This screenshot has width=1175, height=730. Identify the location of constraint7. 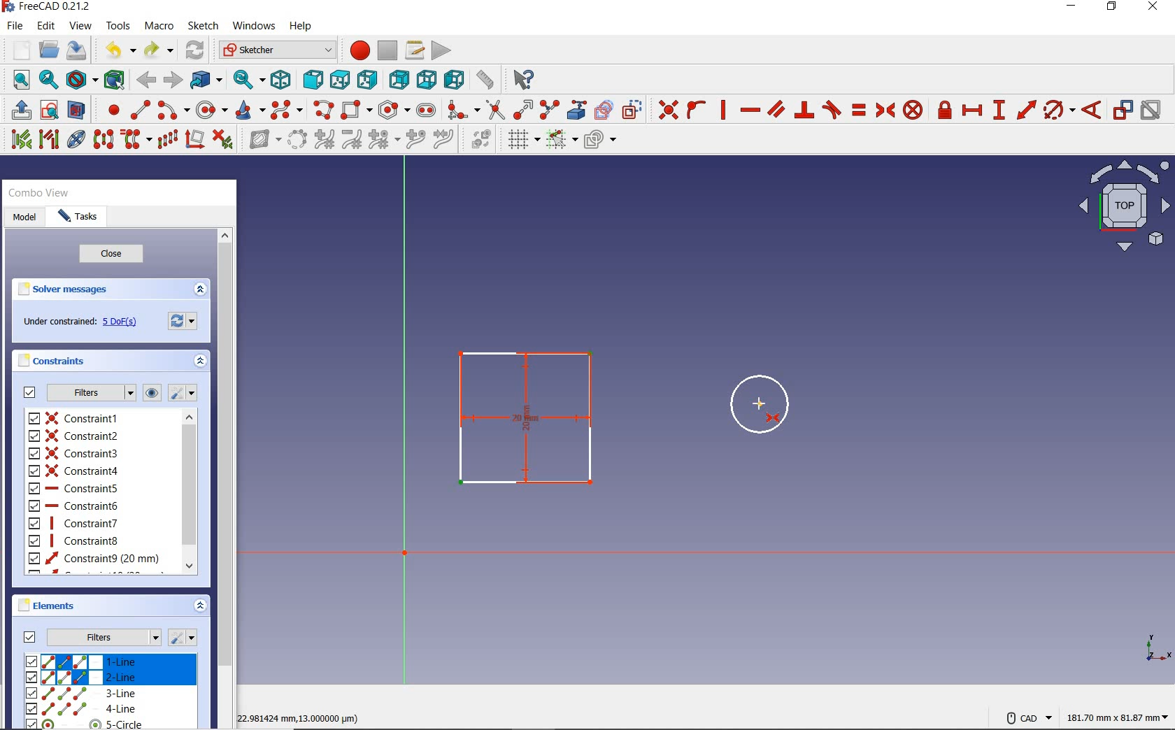
(74, 523).